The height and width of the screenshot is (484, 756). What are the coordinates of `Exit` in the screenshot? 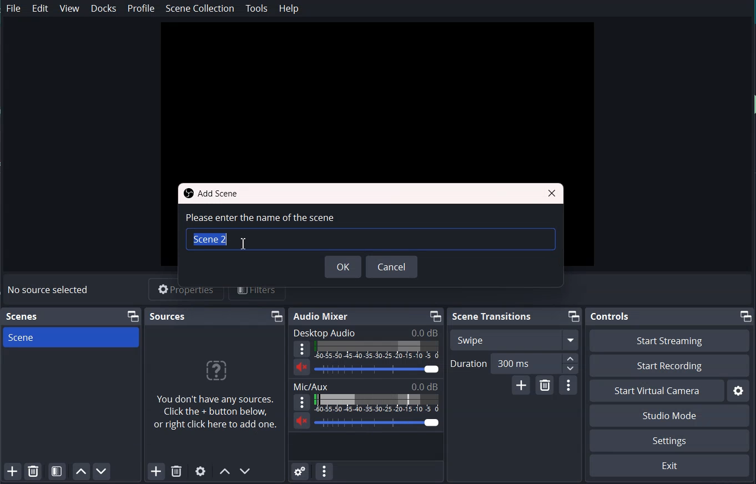 It's located at (670, 465).